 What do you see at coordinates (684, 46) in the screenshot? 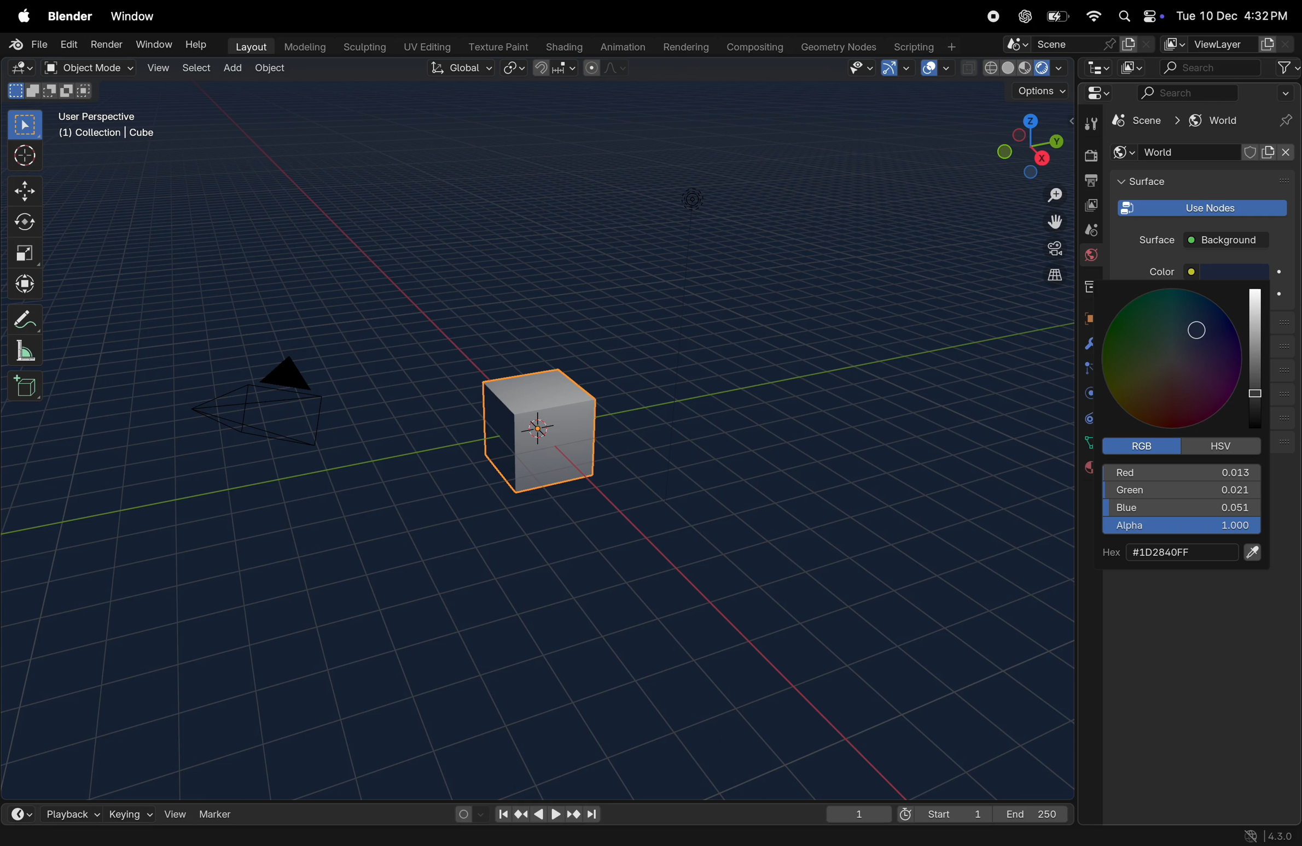
I see `Rendering` at bounding box center [684, 46].